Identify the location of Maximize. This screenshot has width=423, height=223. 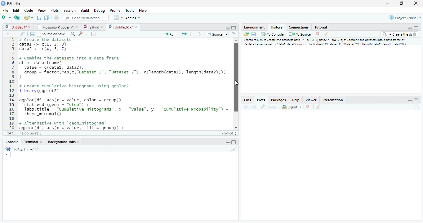
(417, 100).